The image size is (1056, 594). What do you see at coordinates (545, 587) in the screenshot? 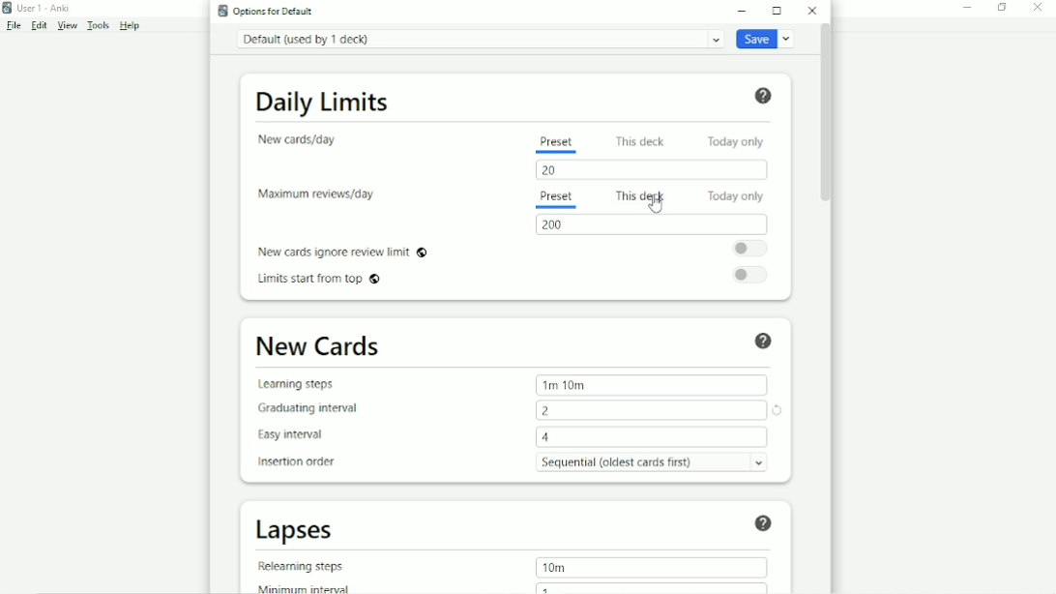
I see `1` at bounding box center [545, 587].